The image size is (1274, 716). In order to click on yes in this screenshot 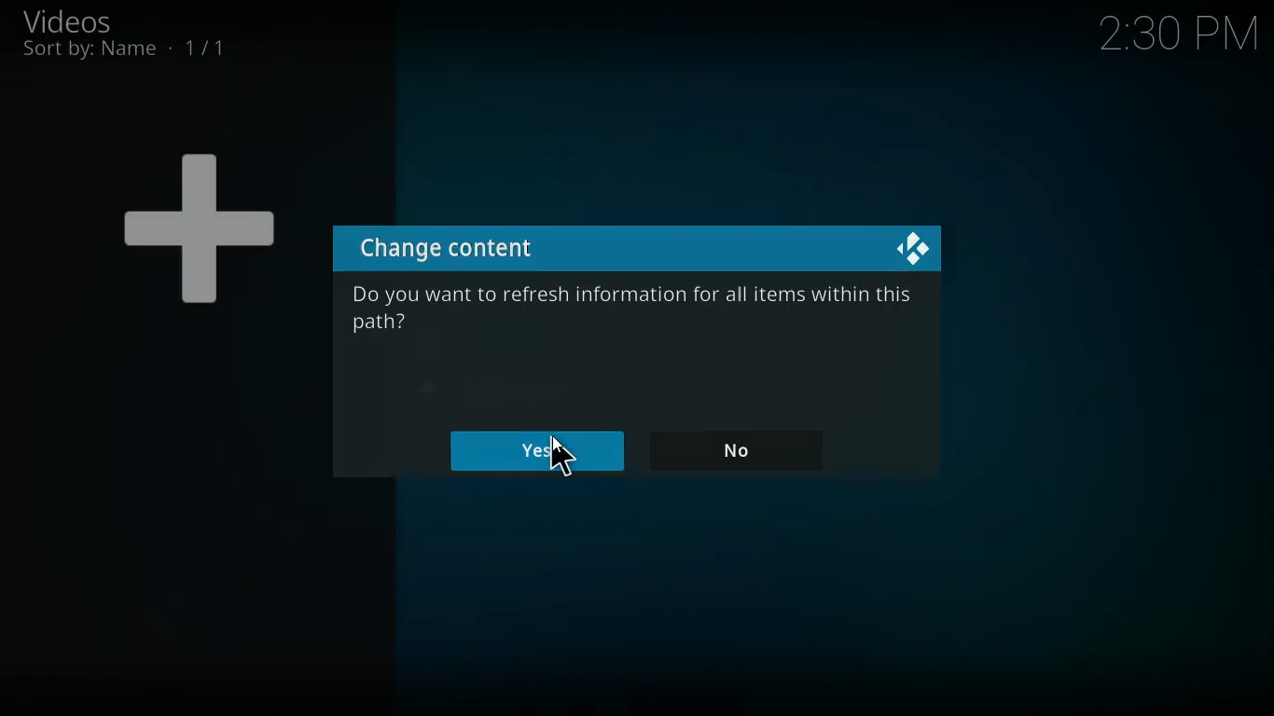, I will do `click(538, 451)`.